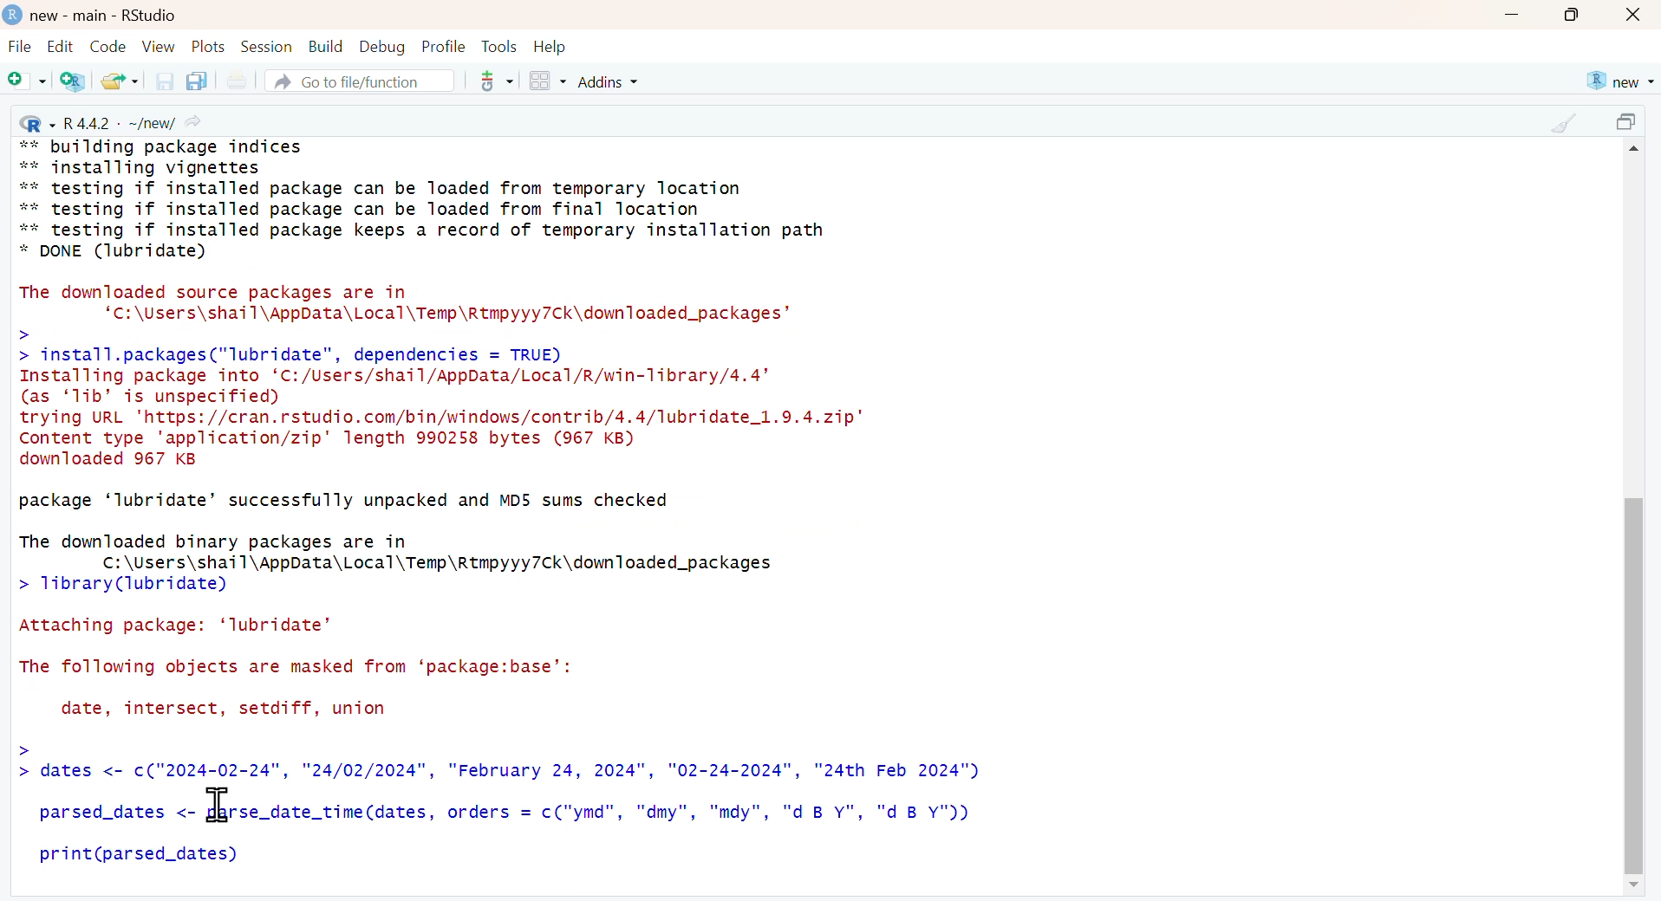 The width and height of the screenshot is (1661, 901). What do you see at coordinates (20, 49) in the screenshot?
I see `File` at bounding box center [20, 49].